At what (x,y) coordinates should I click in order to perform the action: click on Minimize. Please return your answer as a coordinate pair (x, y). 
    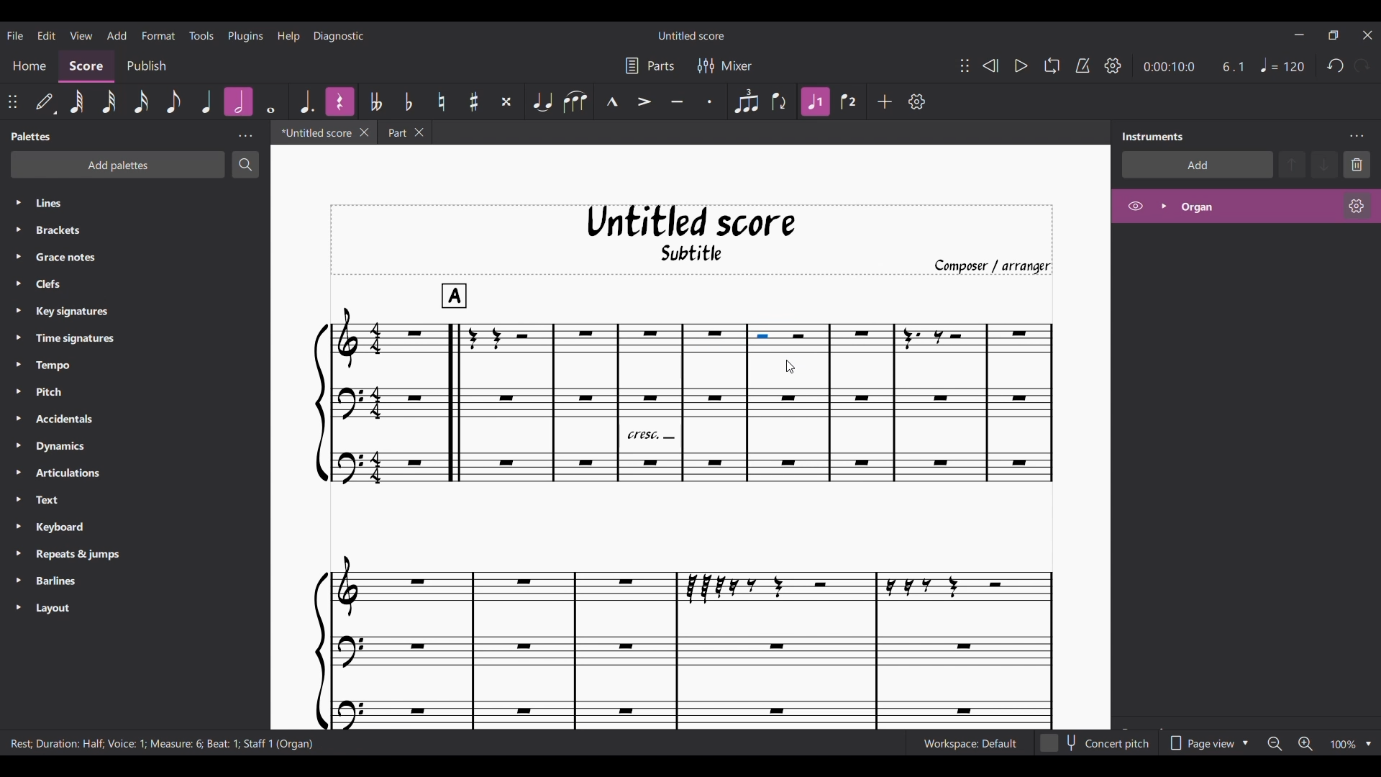
    Looking at the image, I should click on (1299, 35).